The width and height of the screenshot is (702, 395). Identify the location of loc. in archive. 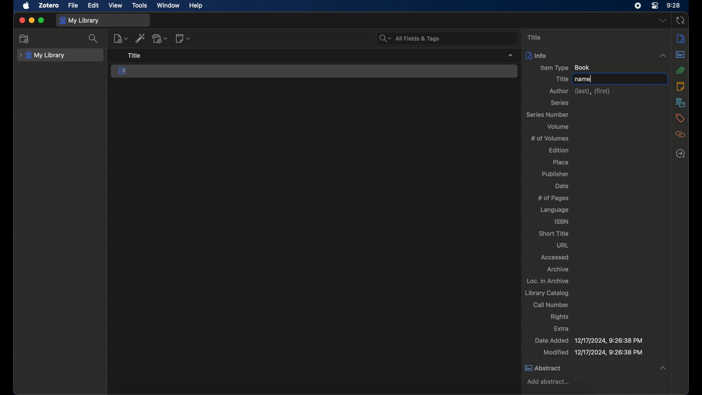
(548, 281).